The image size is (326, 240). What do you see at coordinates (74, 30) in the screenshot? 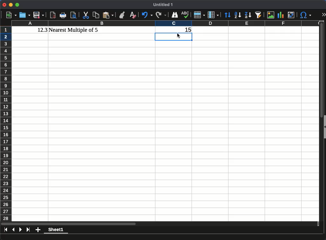
I see `nearest multiple of 5` at bounding box center [74, 30].